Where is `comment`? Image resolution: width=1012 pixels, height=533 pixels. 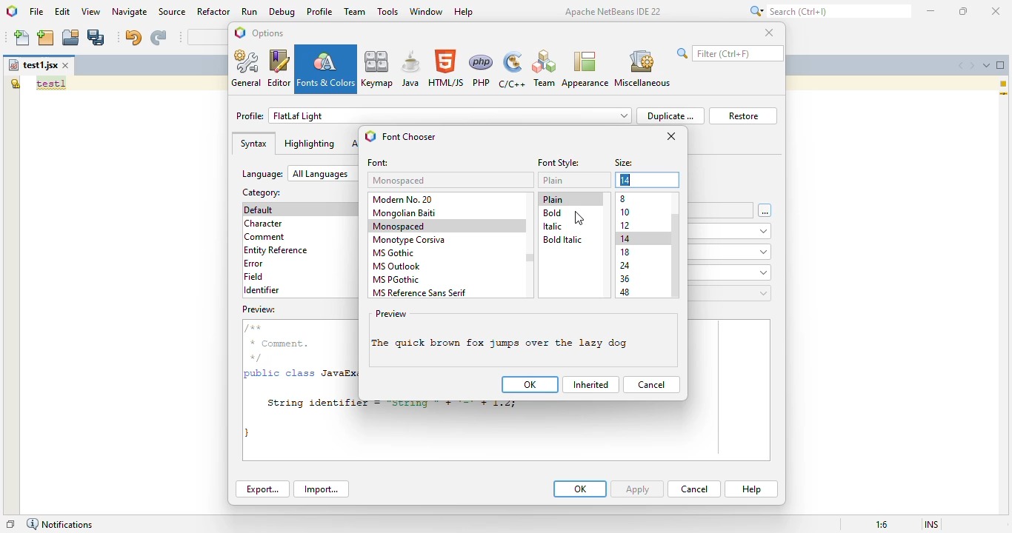 comment is located at coordinates (266, 237).